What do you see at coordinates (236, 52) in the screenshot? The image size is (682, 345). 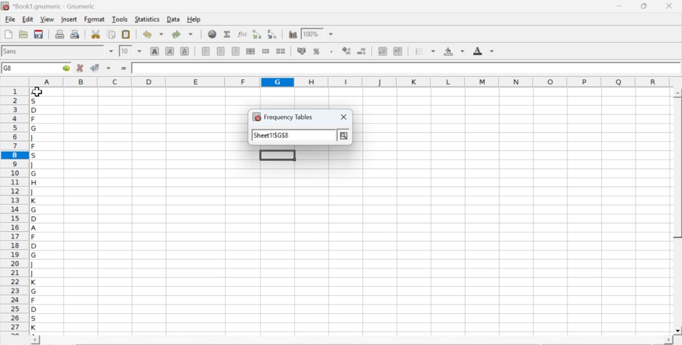 I see `align right` at bounding box center [236, 52].